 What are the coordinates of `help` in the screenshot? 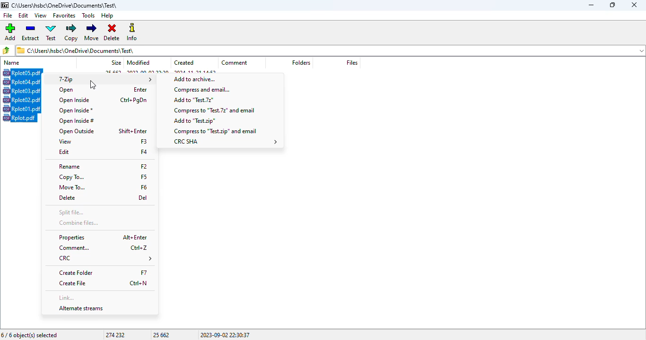 It's located at (107, 16).